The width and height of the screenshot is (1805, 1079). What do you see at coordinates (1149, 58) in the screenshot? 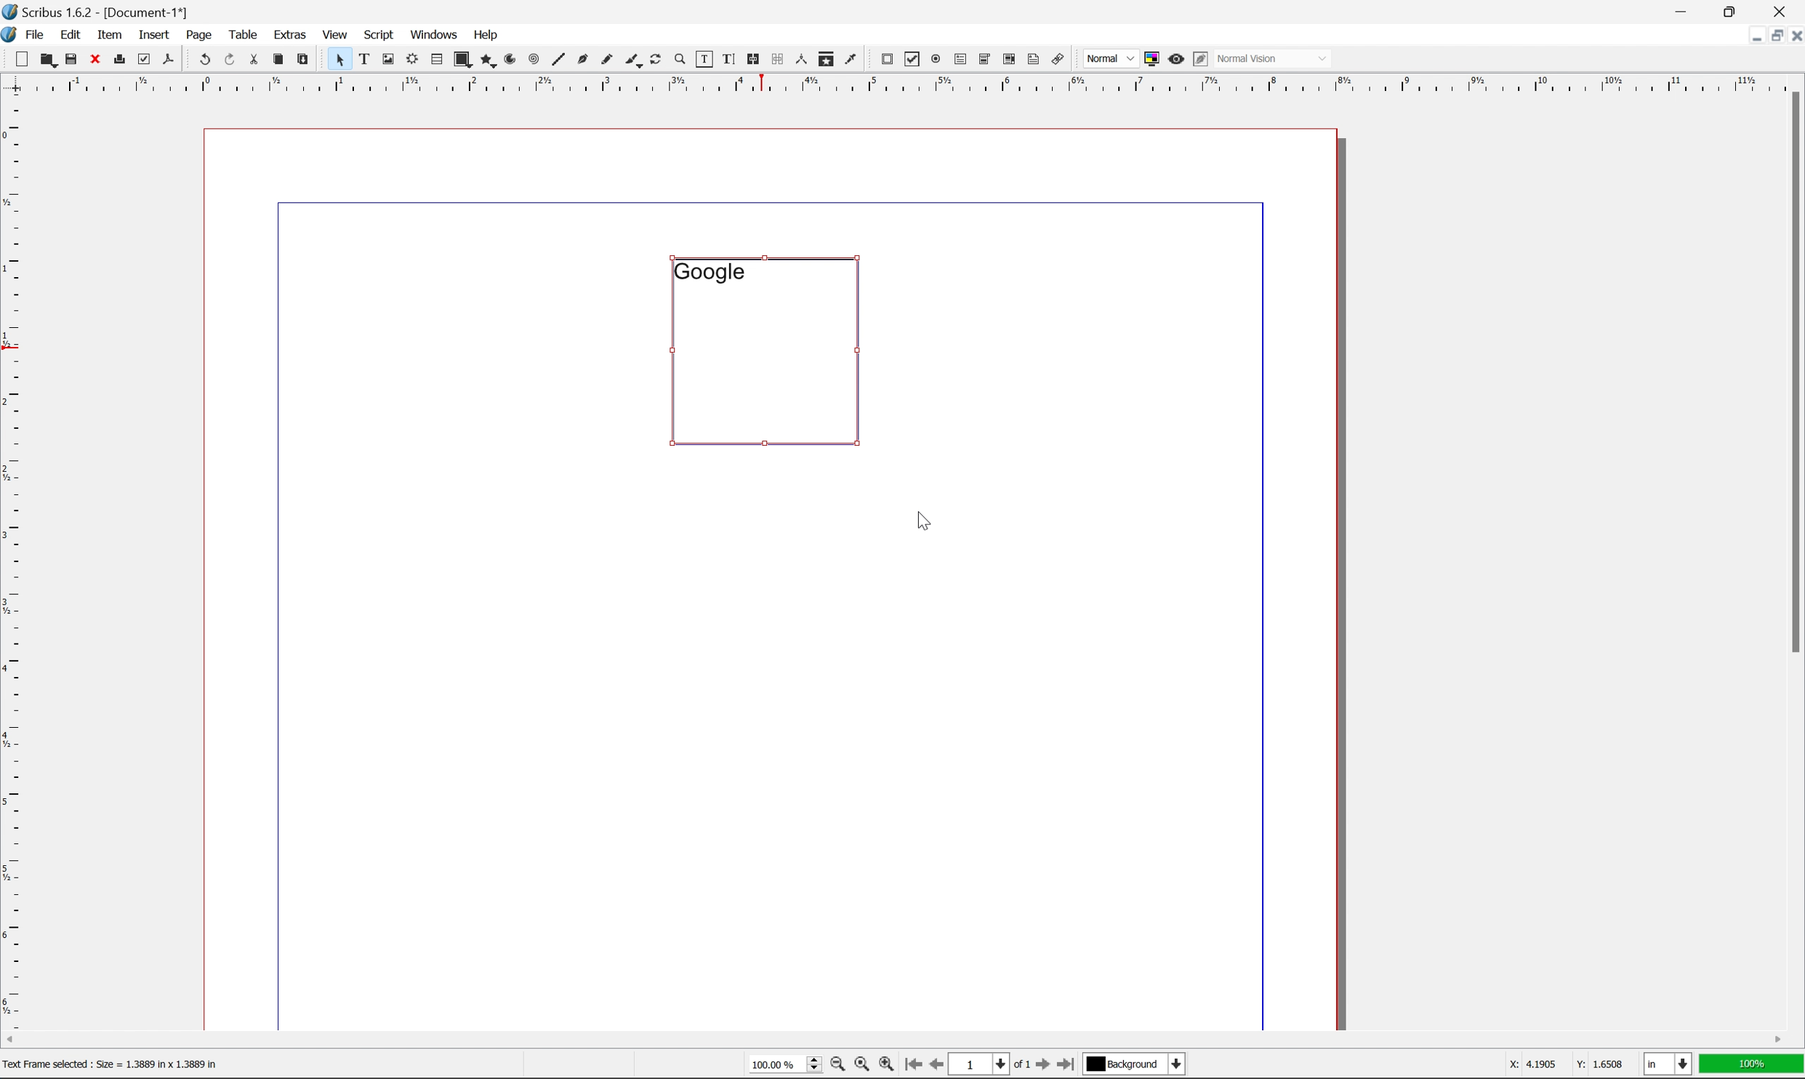
I see `toggle color management system` at bounding box center [1149, 58].